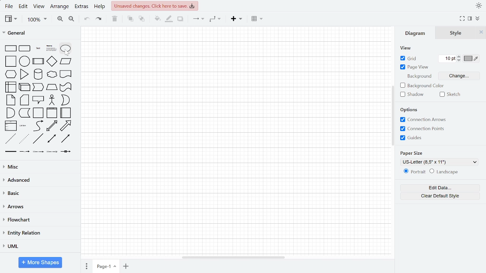 This screenshot has width=486, height=273. What do you see at coordinates (39, 194) in the screenshot?
I see `basice` at bounding box center [39, 194].